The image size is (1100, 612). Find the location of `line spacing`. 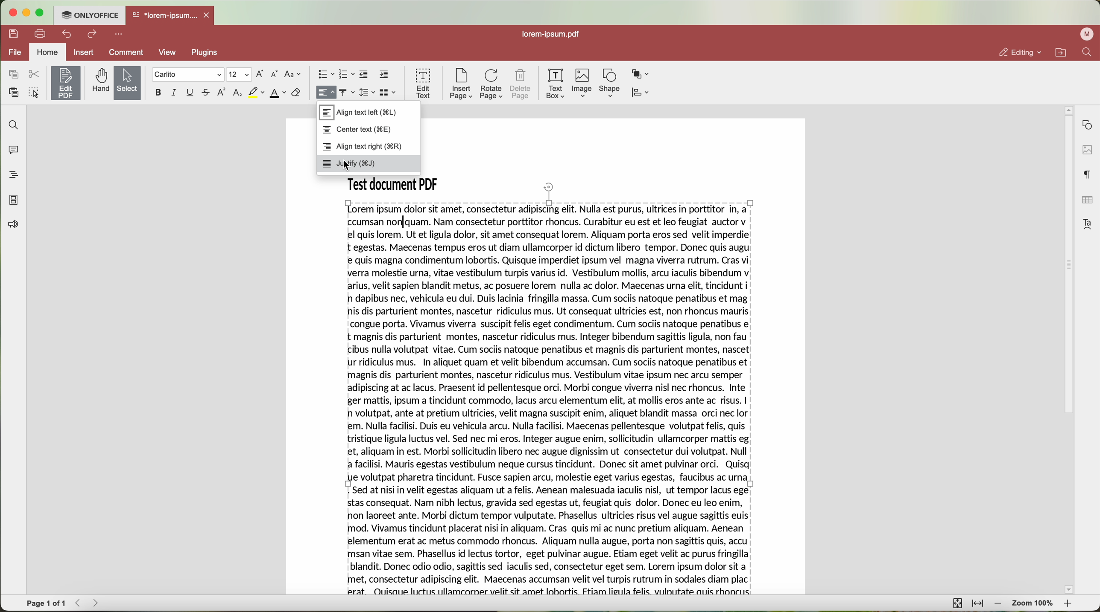

line spacing is located at coordinates (367, 93).